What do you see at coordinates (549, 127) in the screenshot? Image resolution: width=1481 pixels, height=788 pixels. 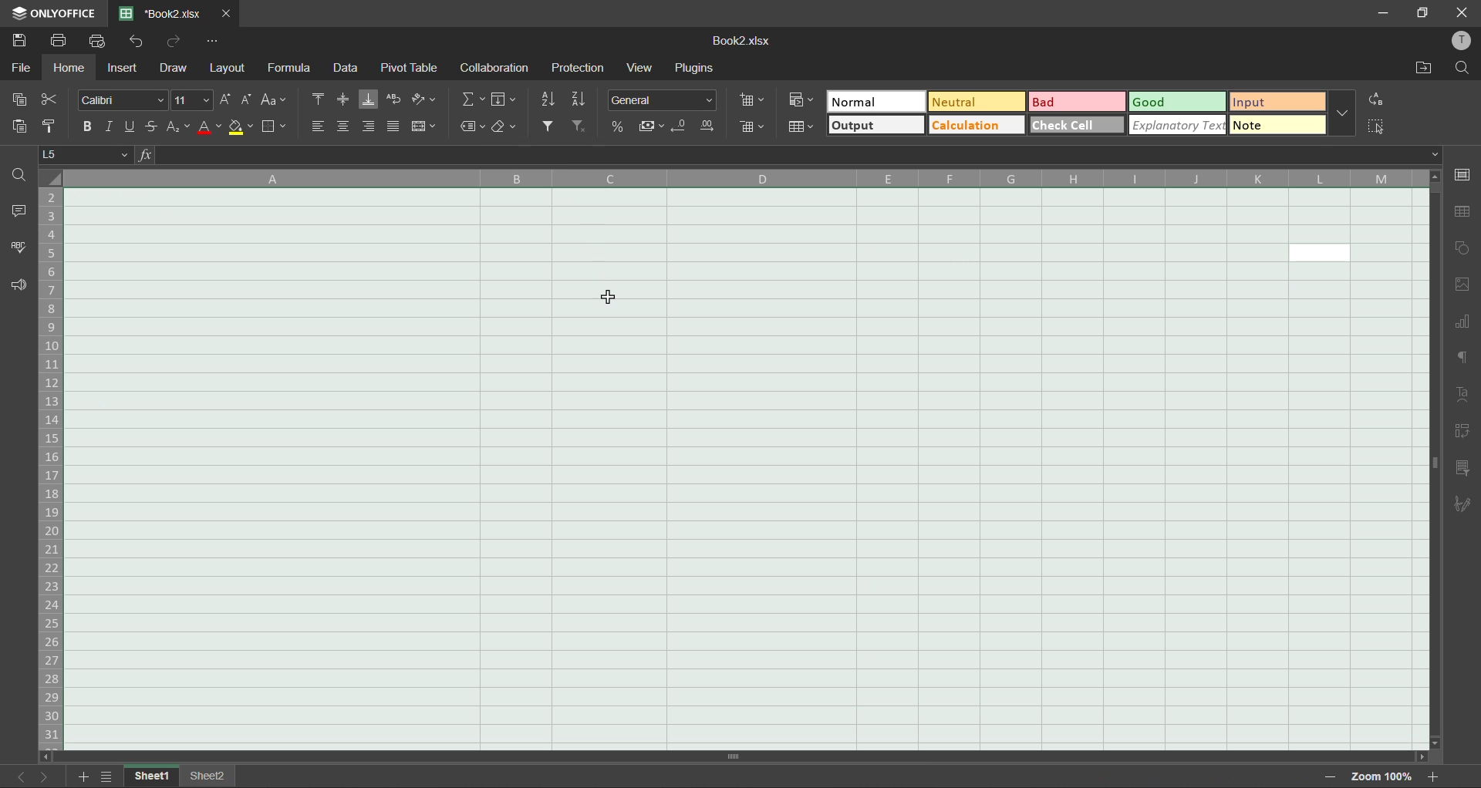 I see `filter` at bounding box center [549, 127].